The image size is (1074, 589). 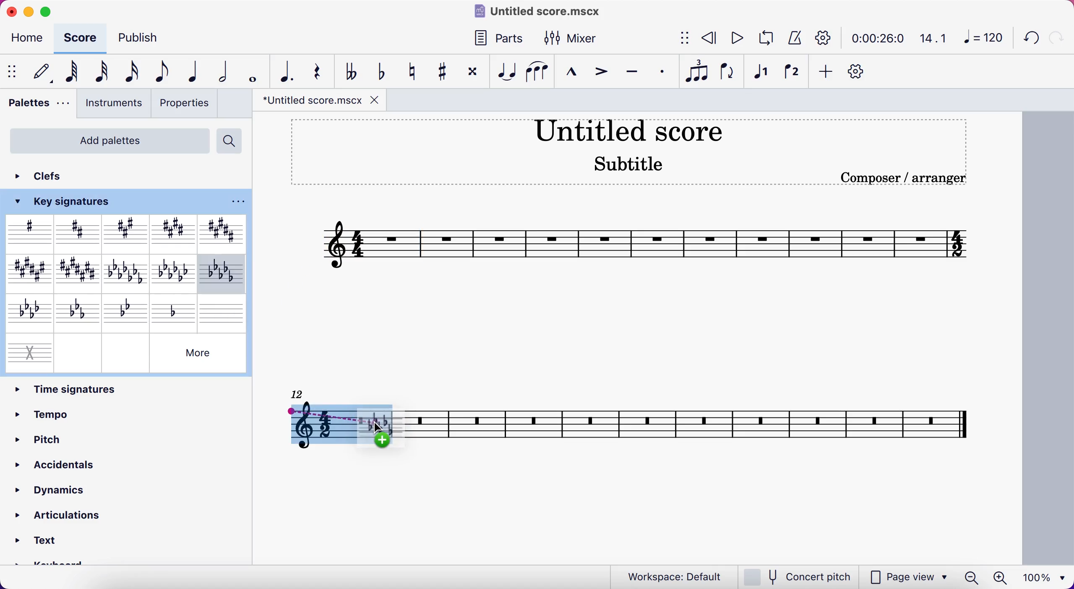 I want to click on options, so click(x=236, y=201).